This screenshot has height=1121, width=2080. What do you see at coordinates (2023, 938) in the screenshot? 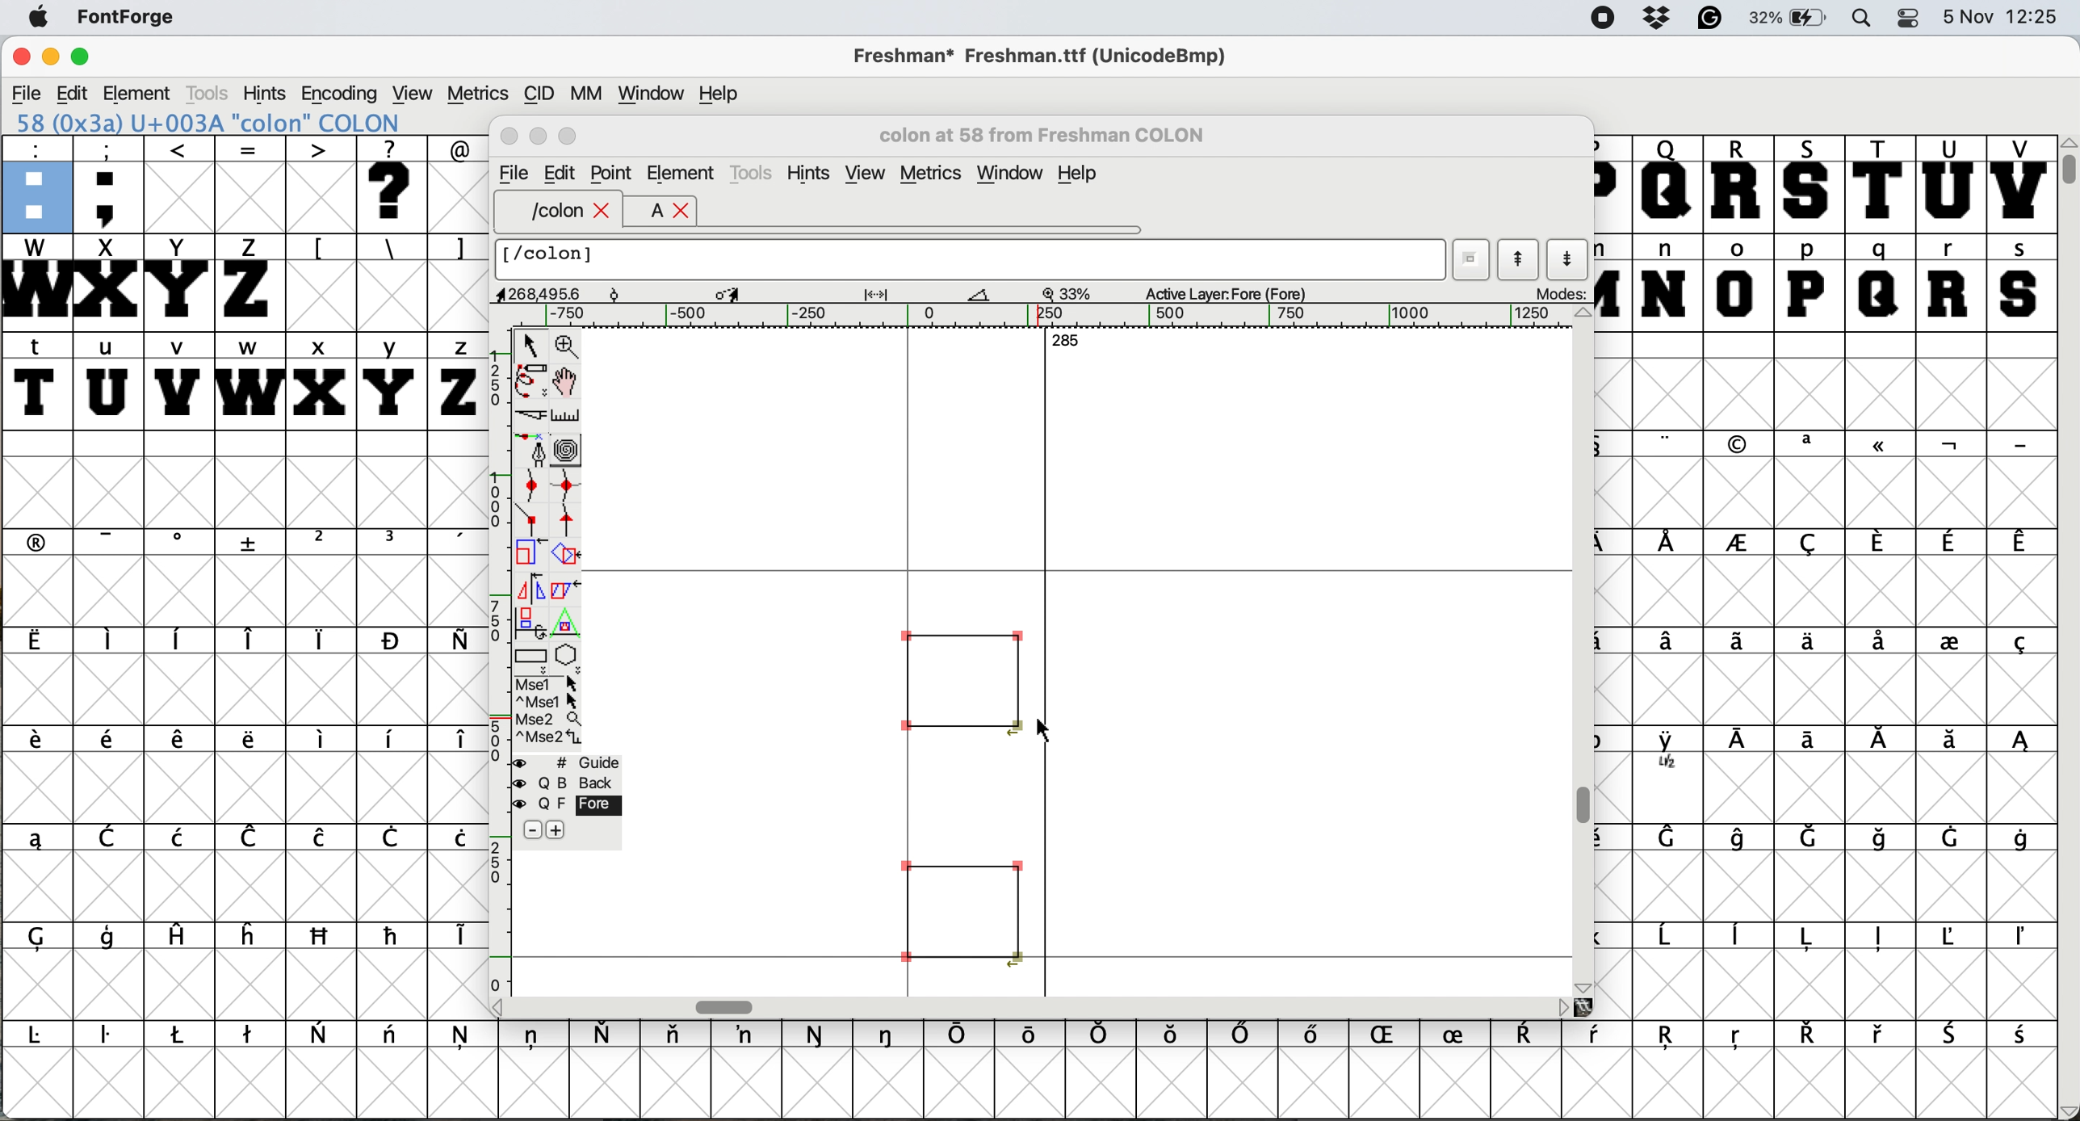
I see `symbol` at bounding box center [2023, 938].